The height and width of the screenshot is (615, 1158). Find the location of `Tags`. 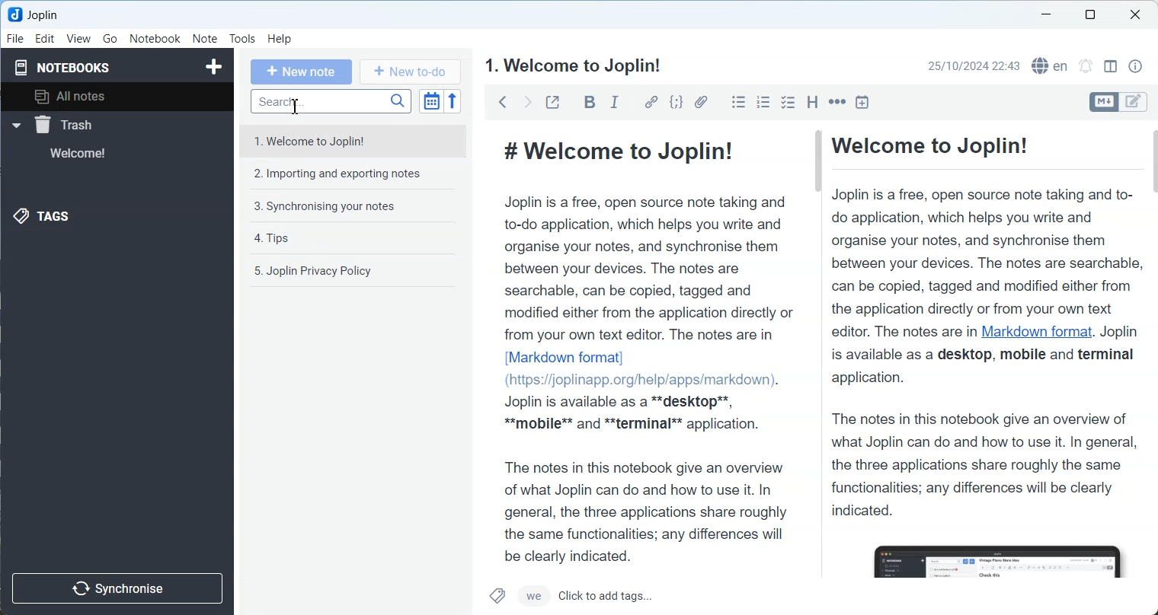

Tags is located at coordinates (498, 596).